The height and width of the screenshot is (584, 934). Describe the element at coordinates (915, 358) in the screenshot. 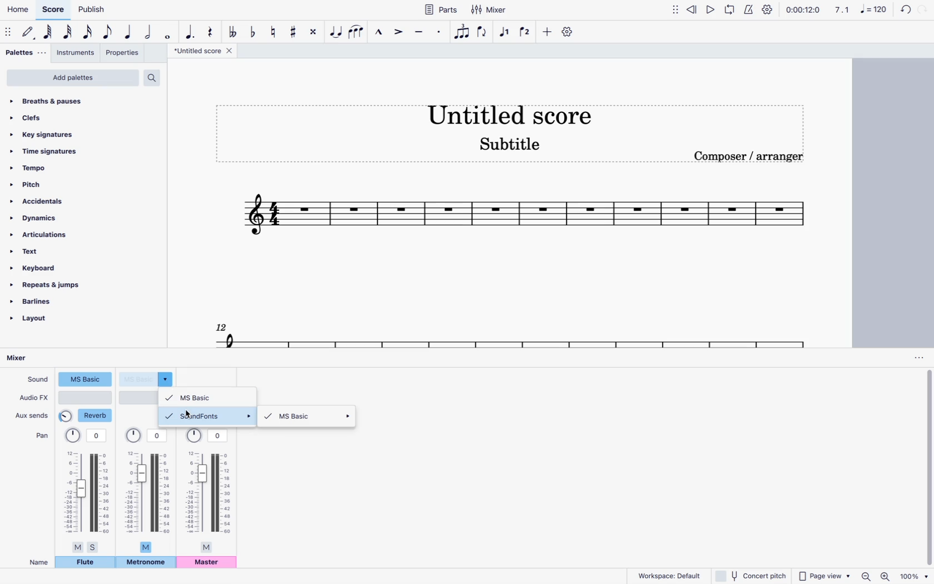

I see `options` at that location.